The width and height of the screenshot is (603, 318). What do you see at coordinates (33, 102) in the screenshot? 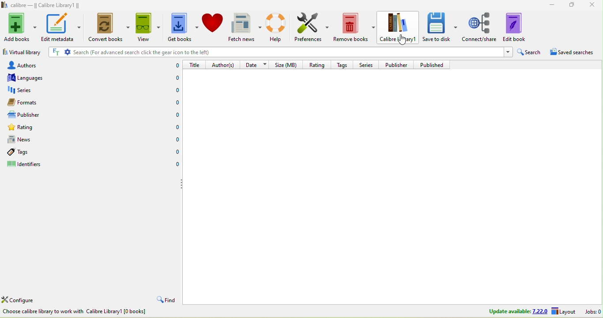
I see `formats` at bounding box center [33, 102].